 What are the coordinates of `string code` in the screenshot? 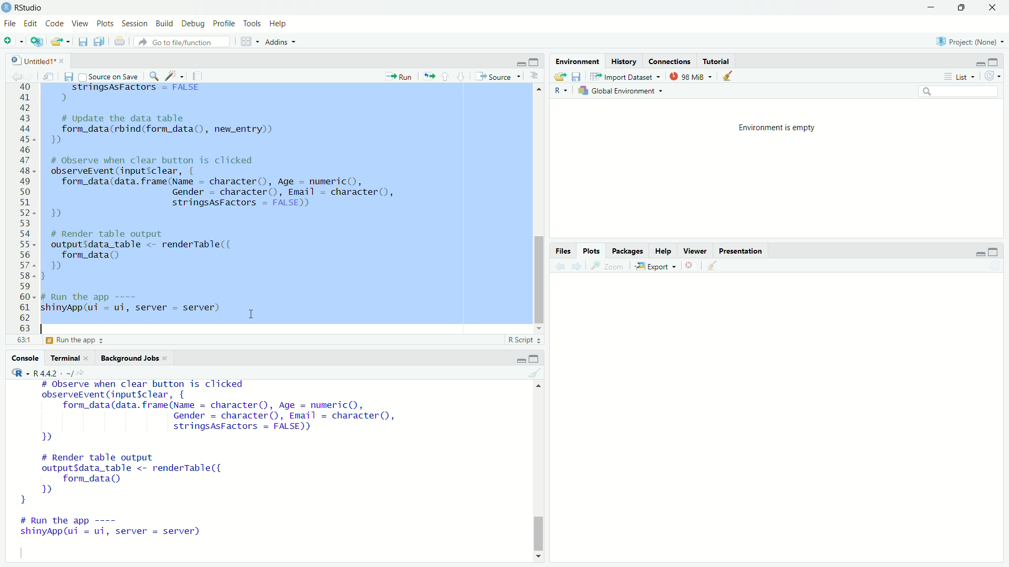 It's located at (129, 93).